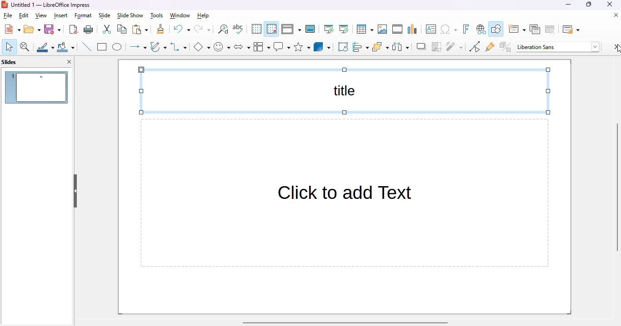  What do you see at coordinates (160, 29) in the screenshot?
I see `clone formatting` at bounding box center [160, 29].